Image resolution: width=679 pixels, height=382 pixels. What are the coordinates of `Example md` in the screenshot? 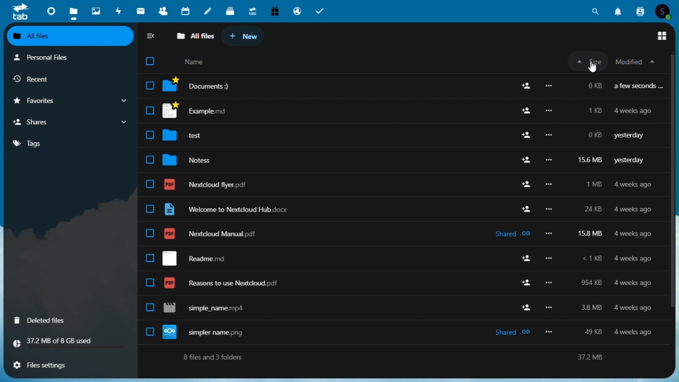 It's located at (401, 110).